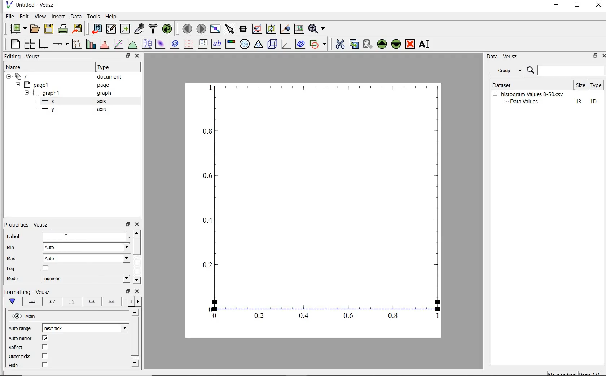 Image resolution: width=606 pixels, height=376 pixels. What do you see at coordinates (67, 237) in the screenshot?
I see `cursor` at bounding box center [67, 237].